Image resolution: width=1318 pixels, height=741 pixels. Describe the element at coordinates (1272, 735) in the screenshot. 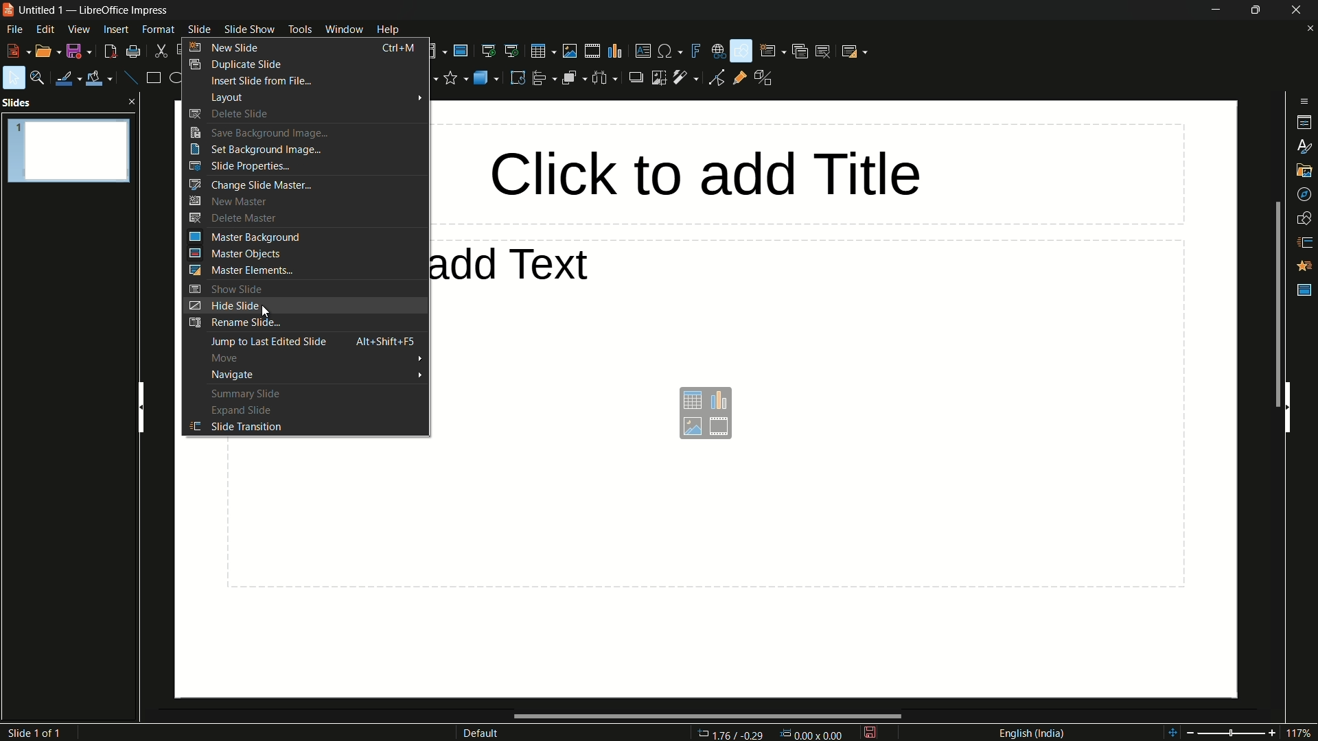

I see `zoom in` at that location.